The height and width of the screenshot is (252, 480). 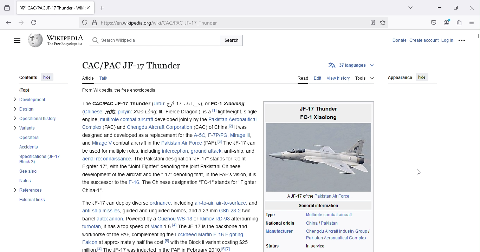 What do you see at coordinates (151, 39) in the screenshot?
I see `Search Wikipedia` at bounding box center [151, 39].